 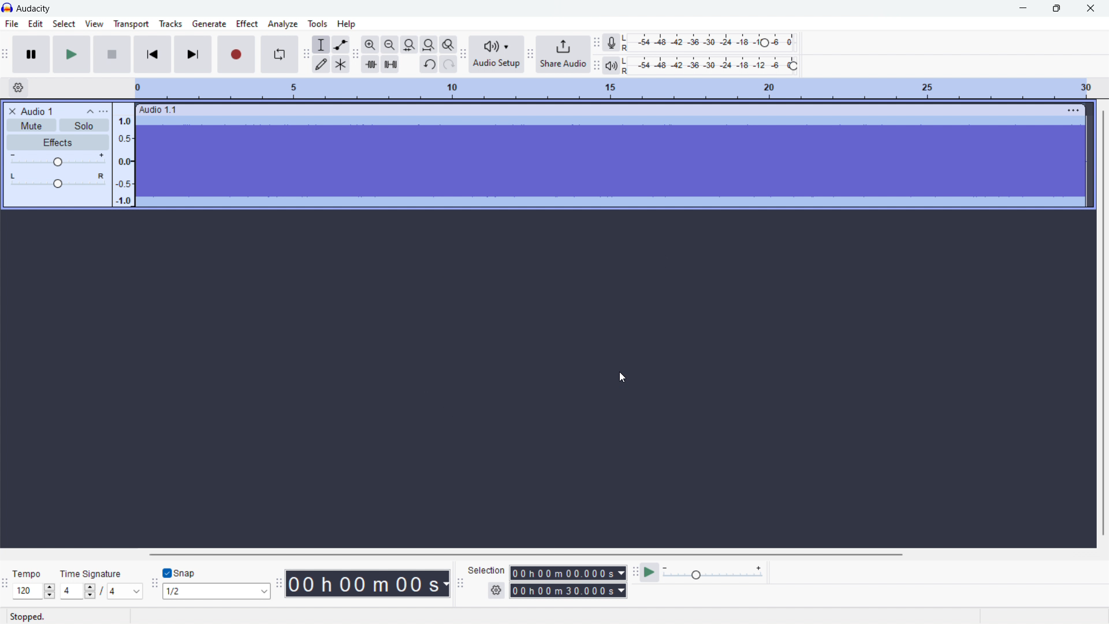 I want to click on play at speed toolbar, so click(x=635, y=571).